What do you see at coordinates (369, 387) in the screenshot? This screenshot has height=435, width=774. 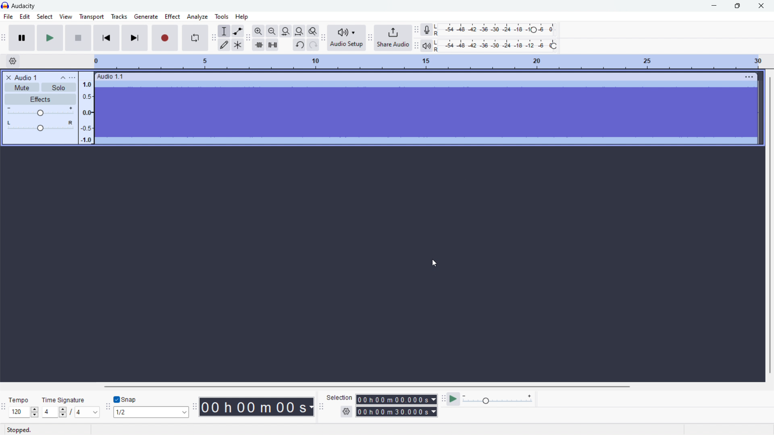 I see `horizontal scrollbar` at bounding box center [369, 387].